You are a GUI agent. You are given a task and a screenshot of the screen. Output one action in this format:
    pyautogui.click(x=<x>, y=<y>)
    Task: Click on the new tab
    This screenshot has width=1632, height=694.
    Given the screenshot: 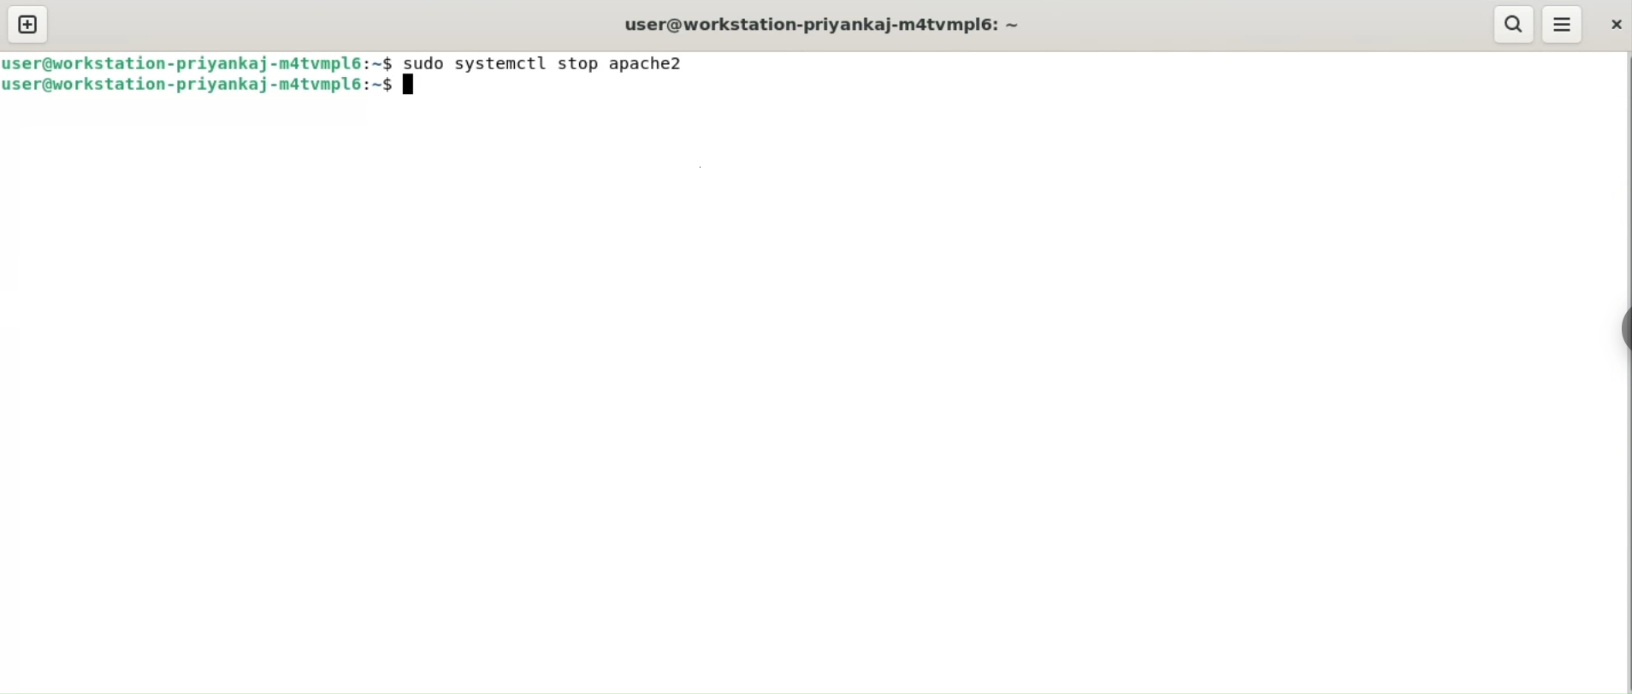 What is the action you would take?
    pyautogui.click(x=28, y=24)
    